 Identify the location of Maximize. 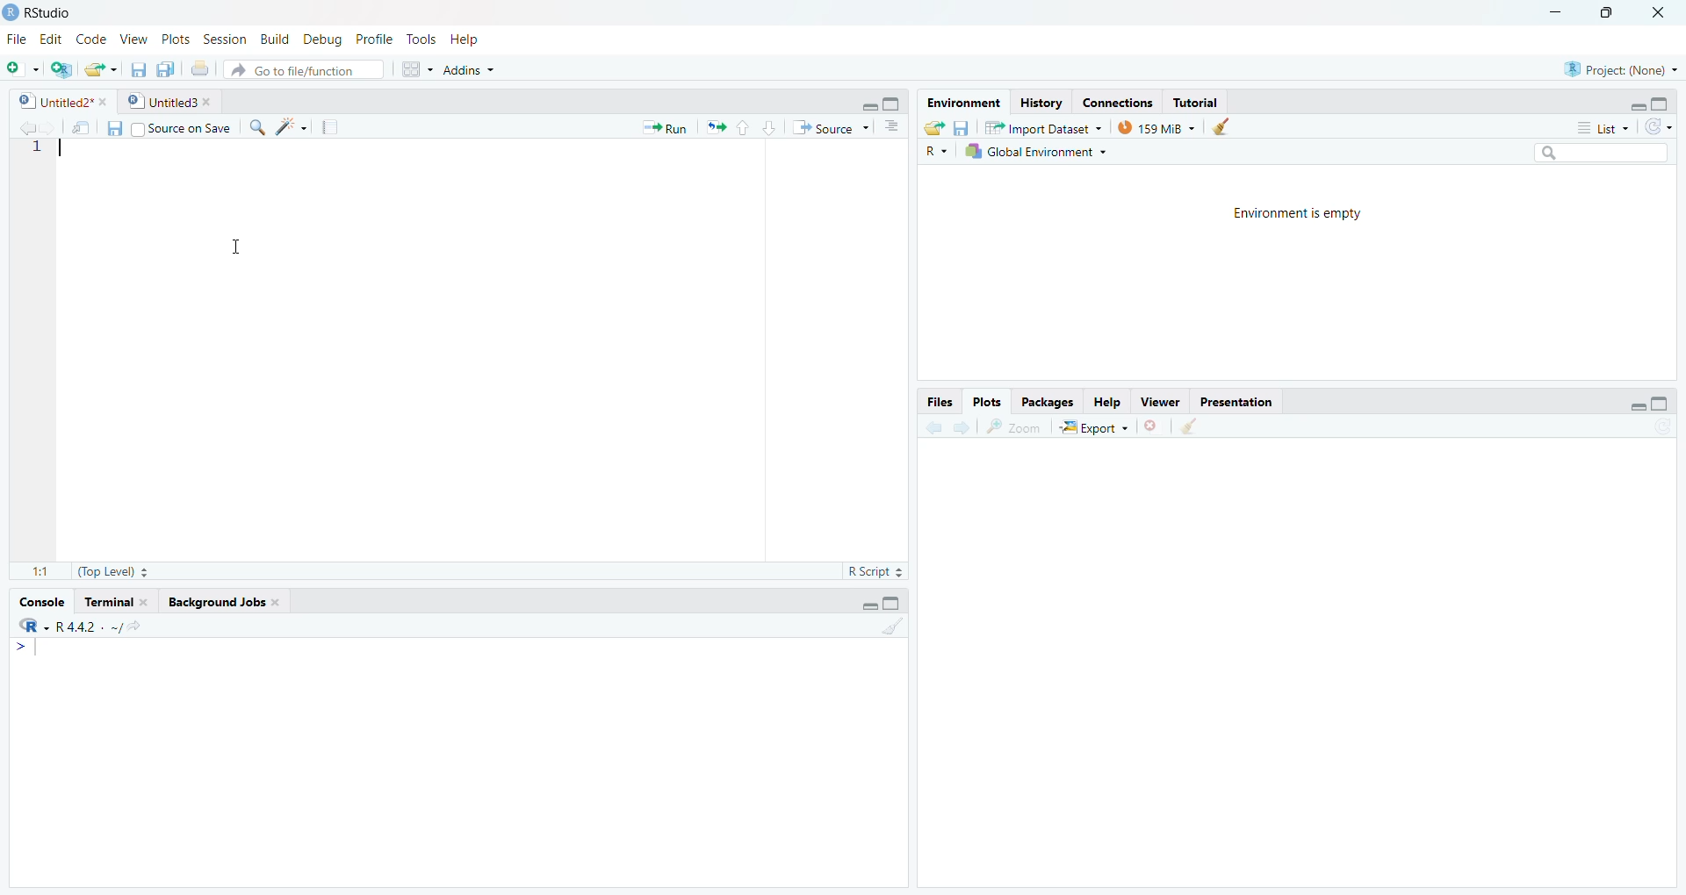
(892, 103).